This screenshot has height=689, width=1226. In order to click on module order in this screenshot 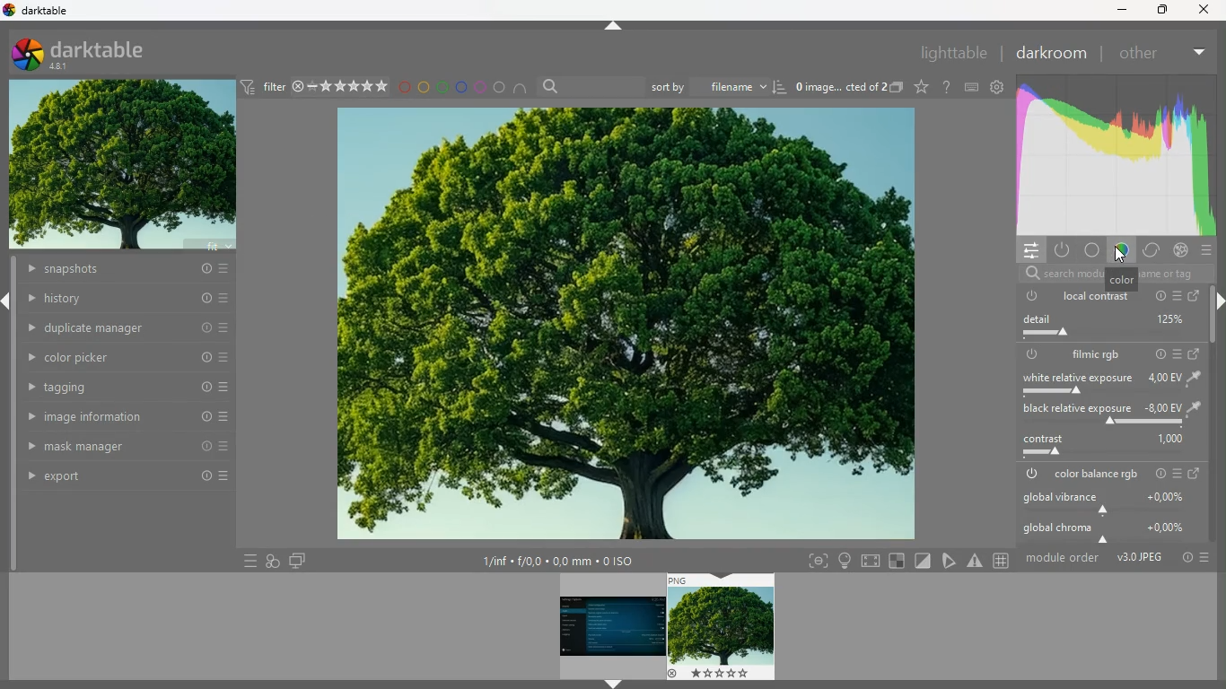, I will do `click(1117, 557)`.